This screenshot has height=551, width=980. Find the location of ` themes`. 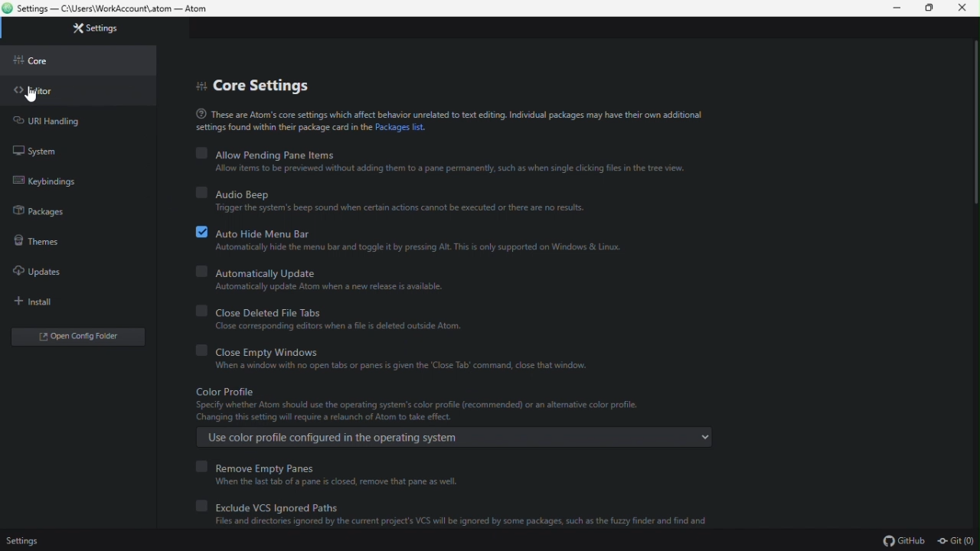

 themes is located at coordinates (42, 243).